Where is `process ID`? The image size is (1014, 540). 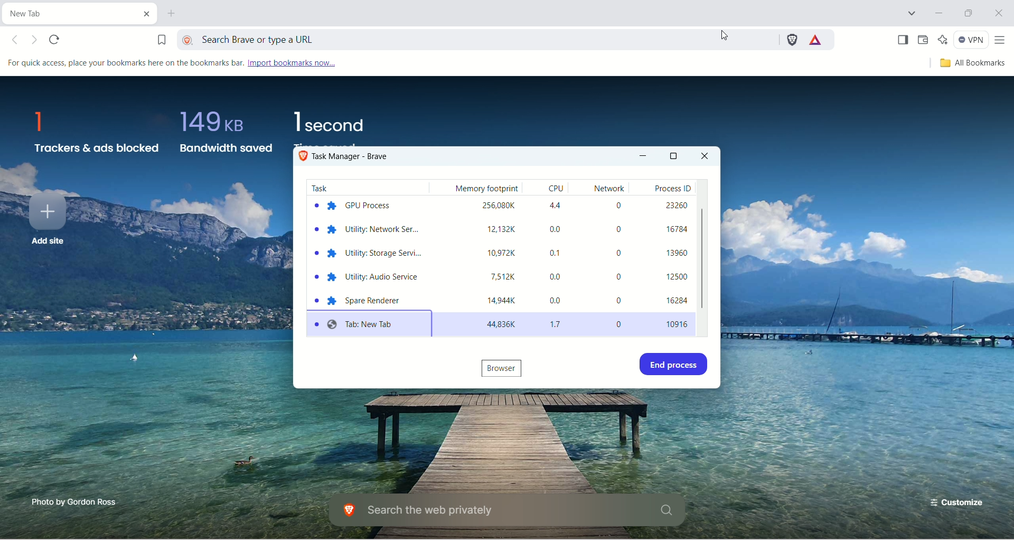 process ID is located at coordinates (676, 258).